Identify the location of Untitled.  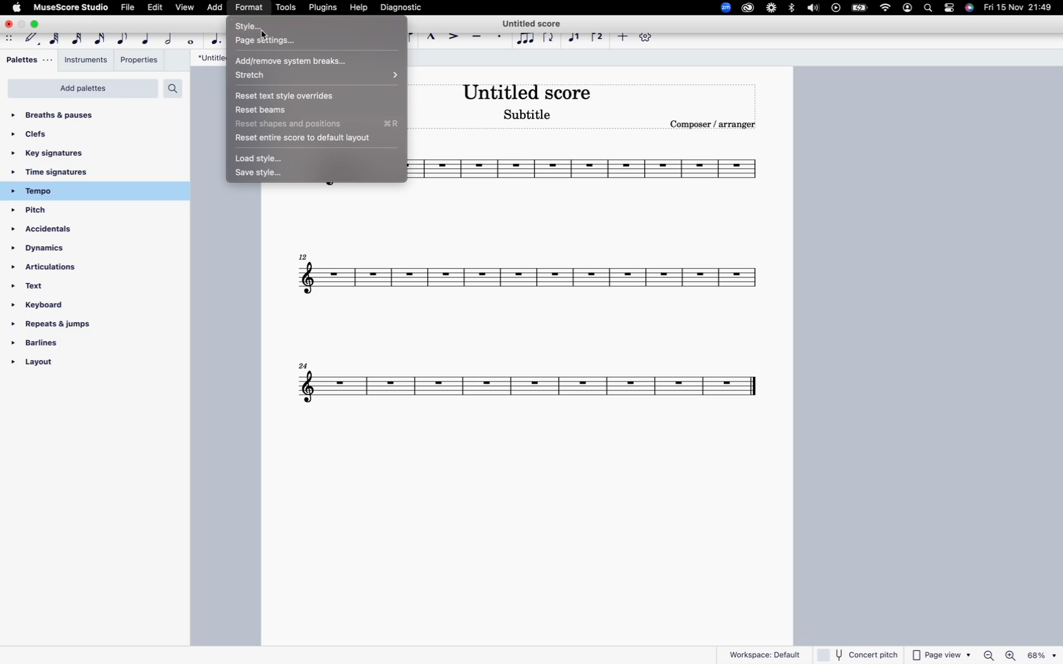
(210, 58).